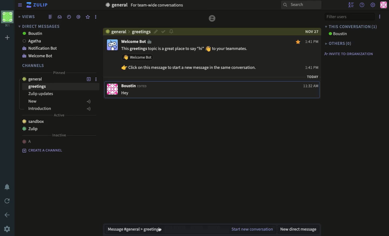  I want to click on cursor, so click(160, 228).